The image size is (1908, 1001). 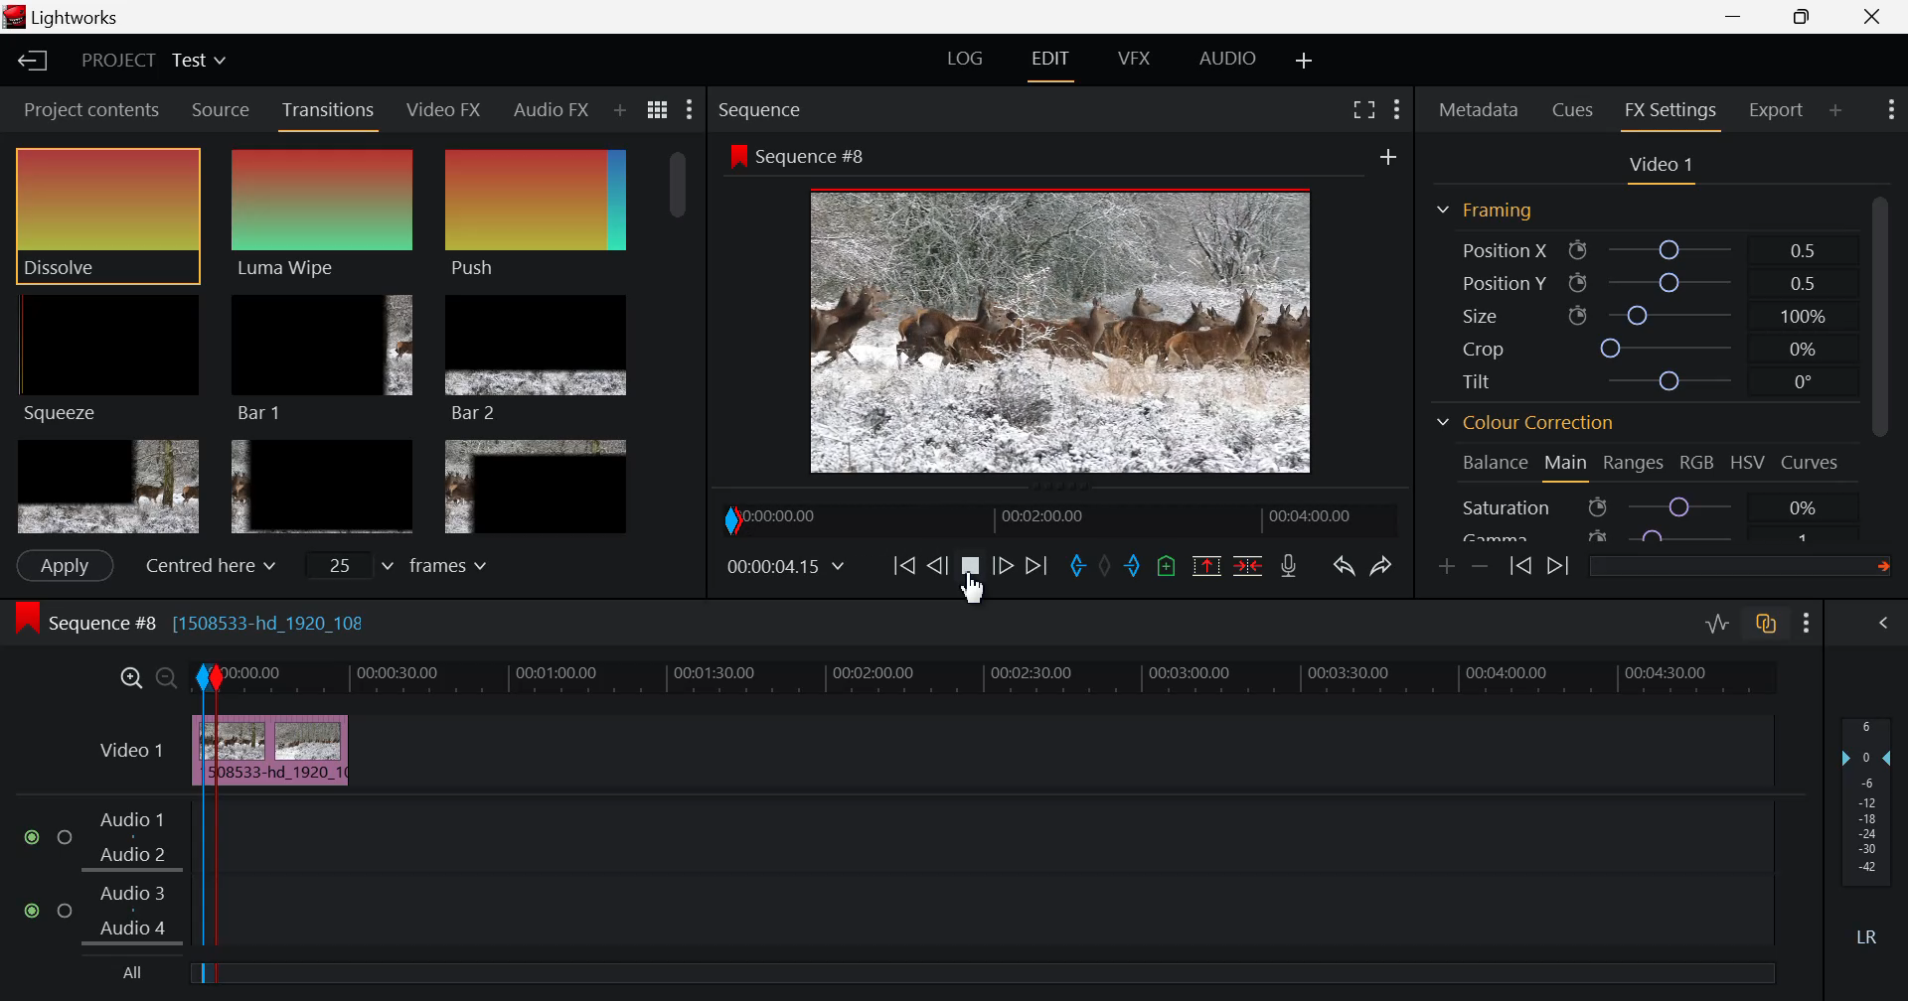 I want to click on Source, so click(x=219, y=108).